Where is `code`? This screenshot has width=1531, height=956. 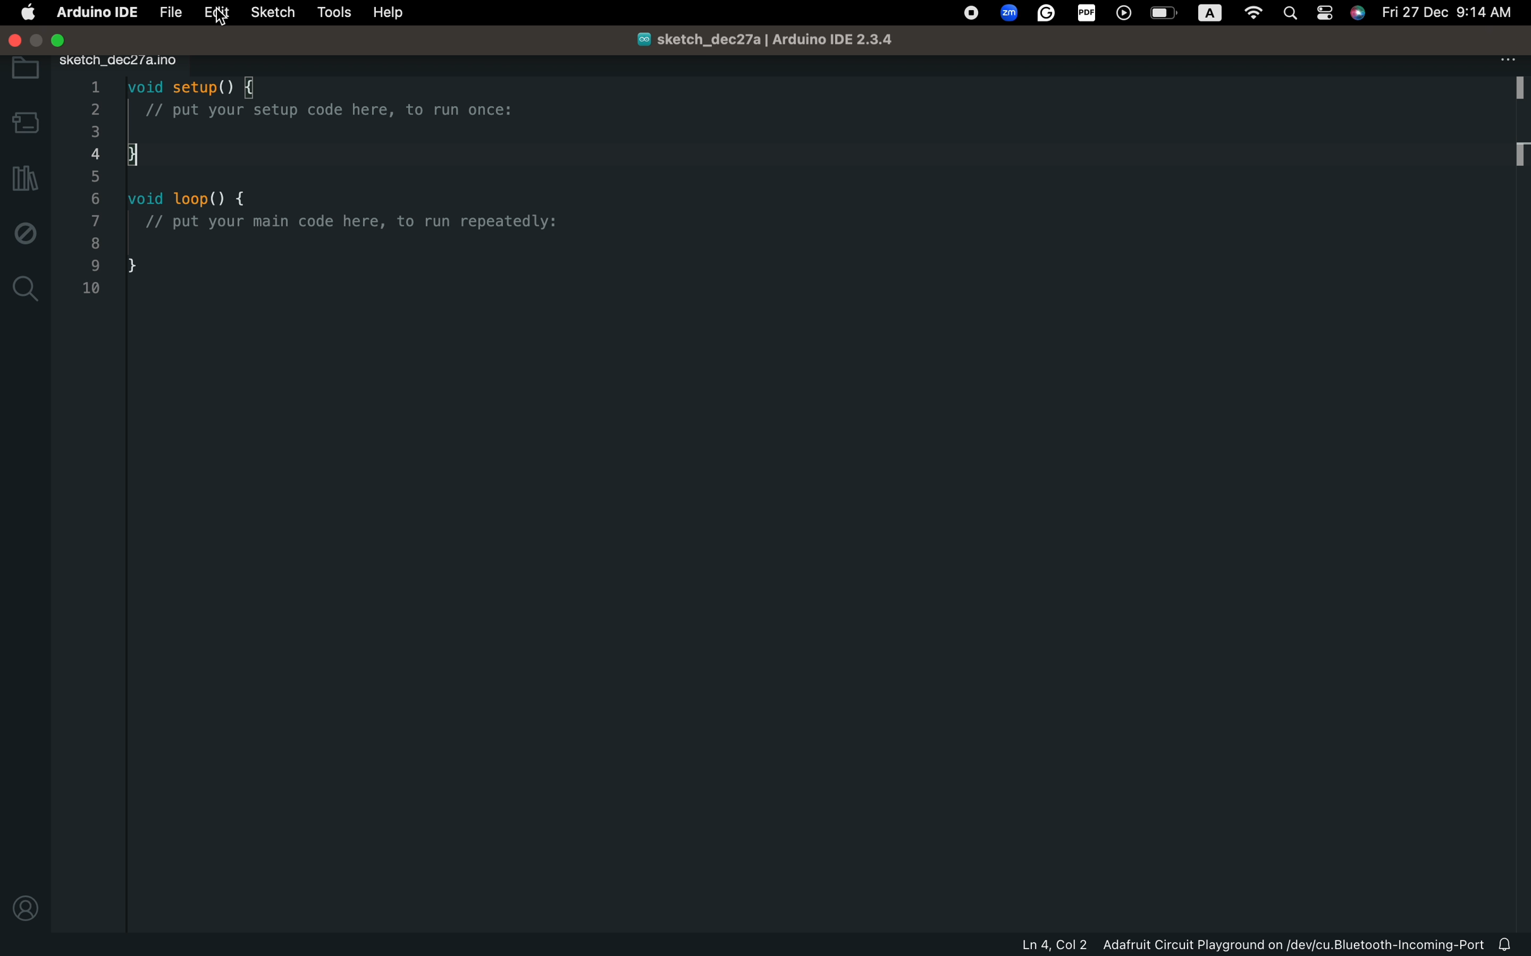 code is located at coordinates (401, 199).